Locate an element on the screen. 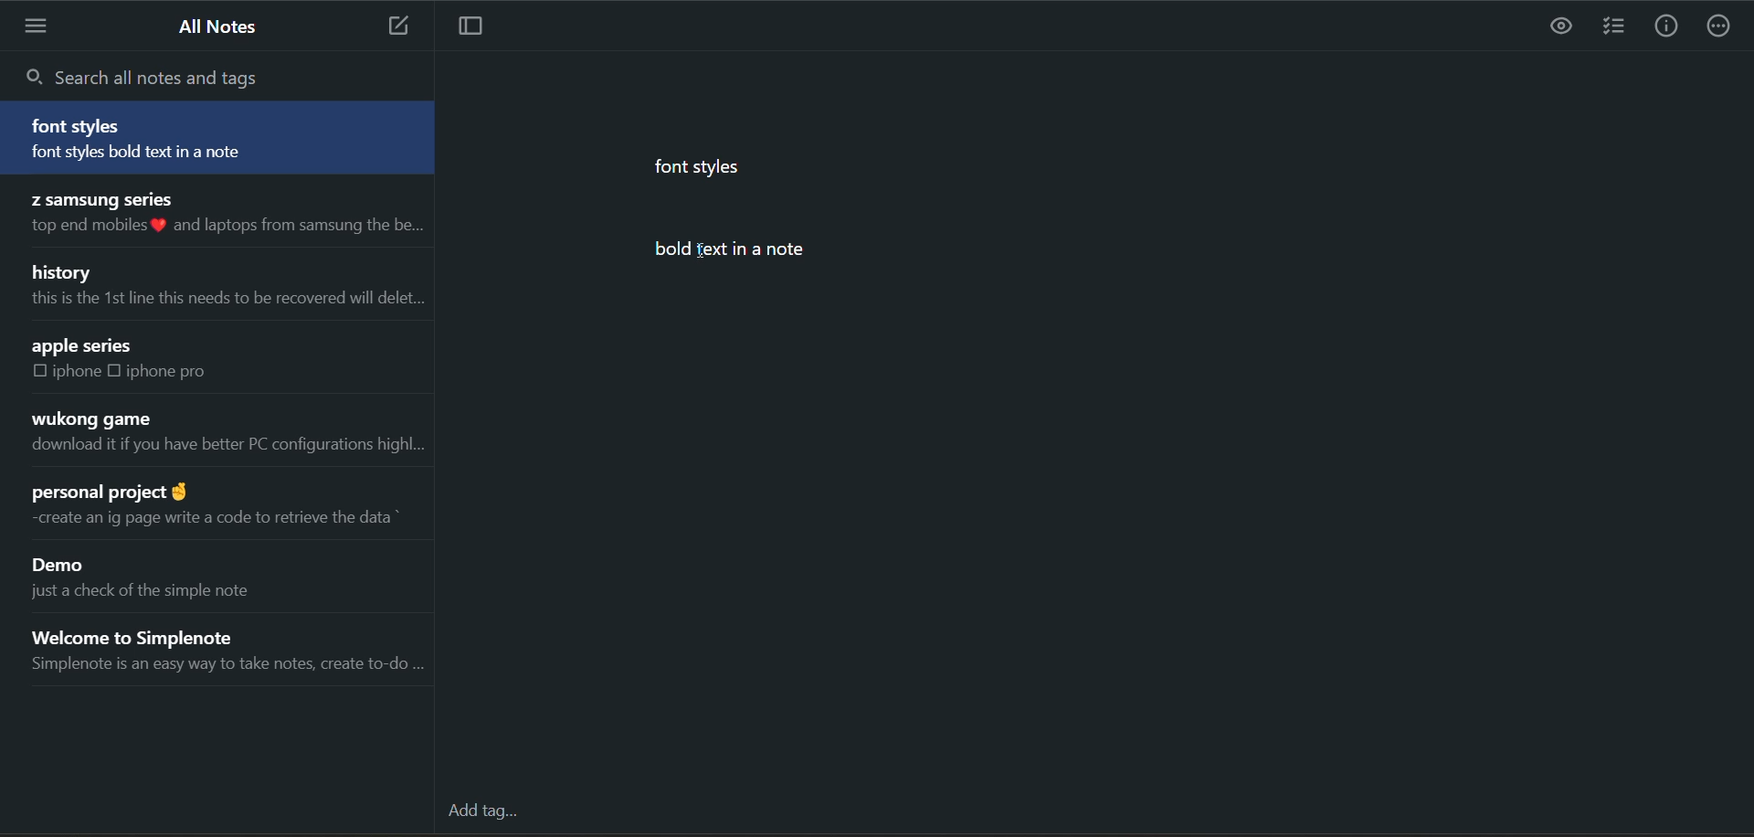  iphone is located at coordinates (79, 372).